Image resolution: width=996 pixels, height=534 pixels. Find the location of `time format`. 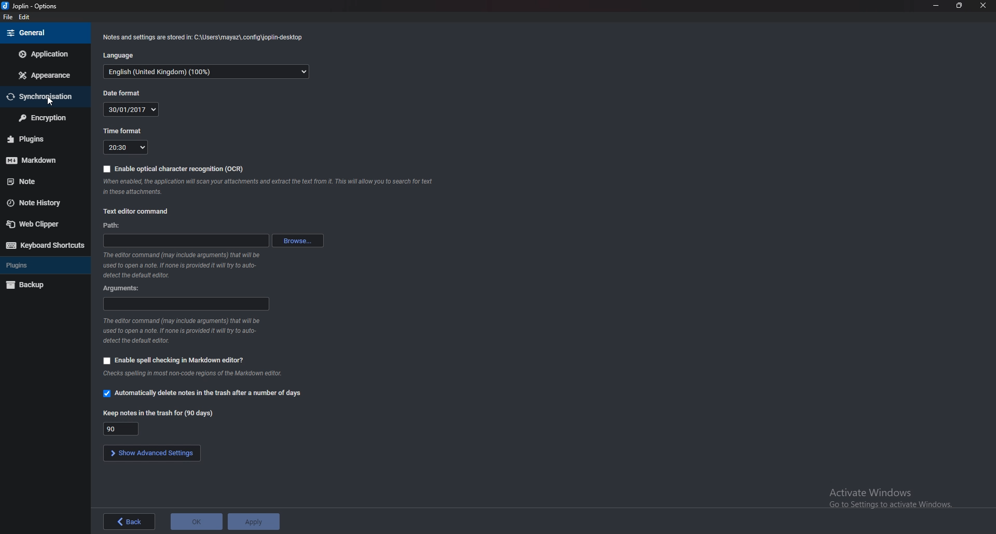

time format is located at coordinates (124, 131).